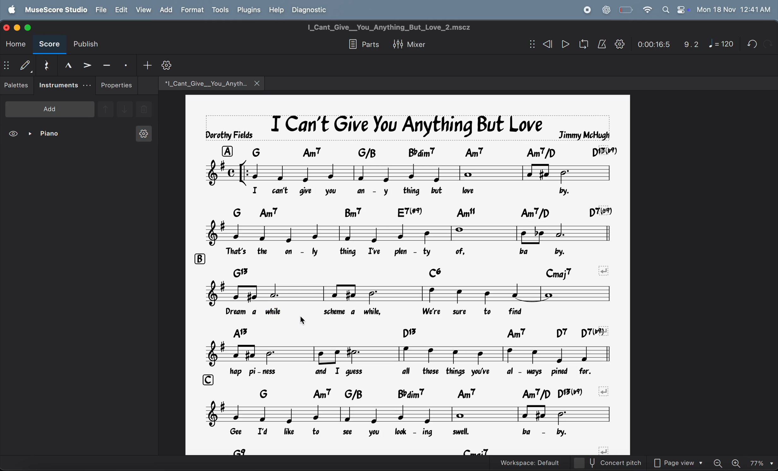 The width and height of the screenshot is (778, 471). What do you see at coordinates (360, 44) in the screenshot?
I see `parts` at bounding box center [360, 44].